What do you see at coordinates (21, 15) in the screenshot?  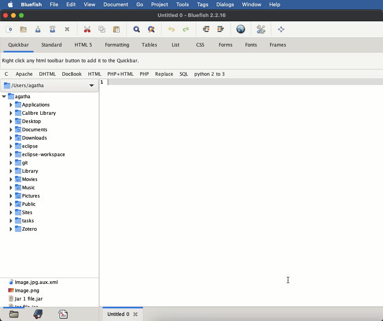 I see `maximize` at bounding box center [21, 15].